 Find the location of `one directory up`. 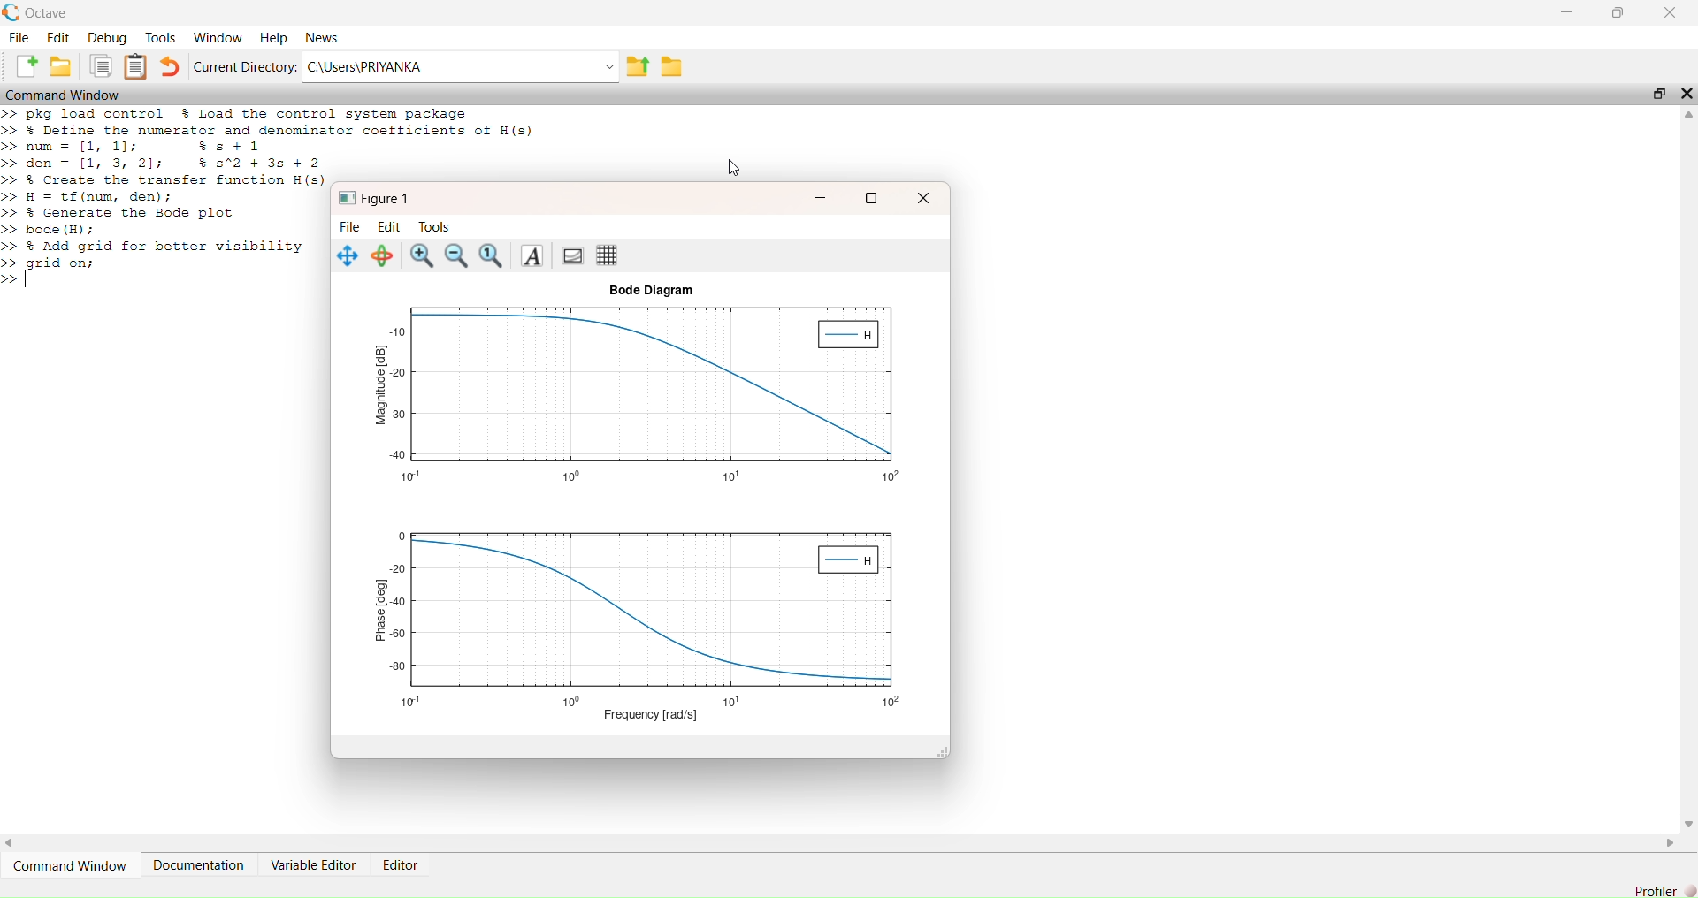

one directory up is located at coordinates (638, 65).